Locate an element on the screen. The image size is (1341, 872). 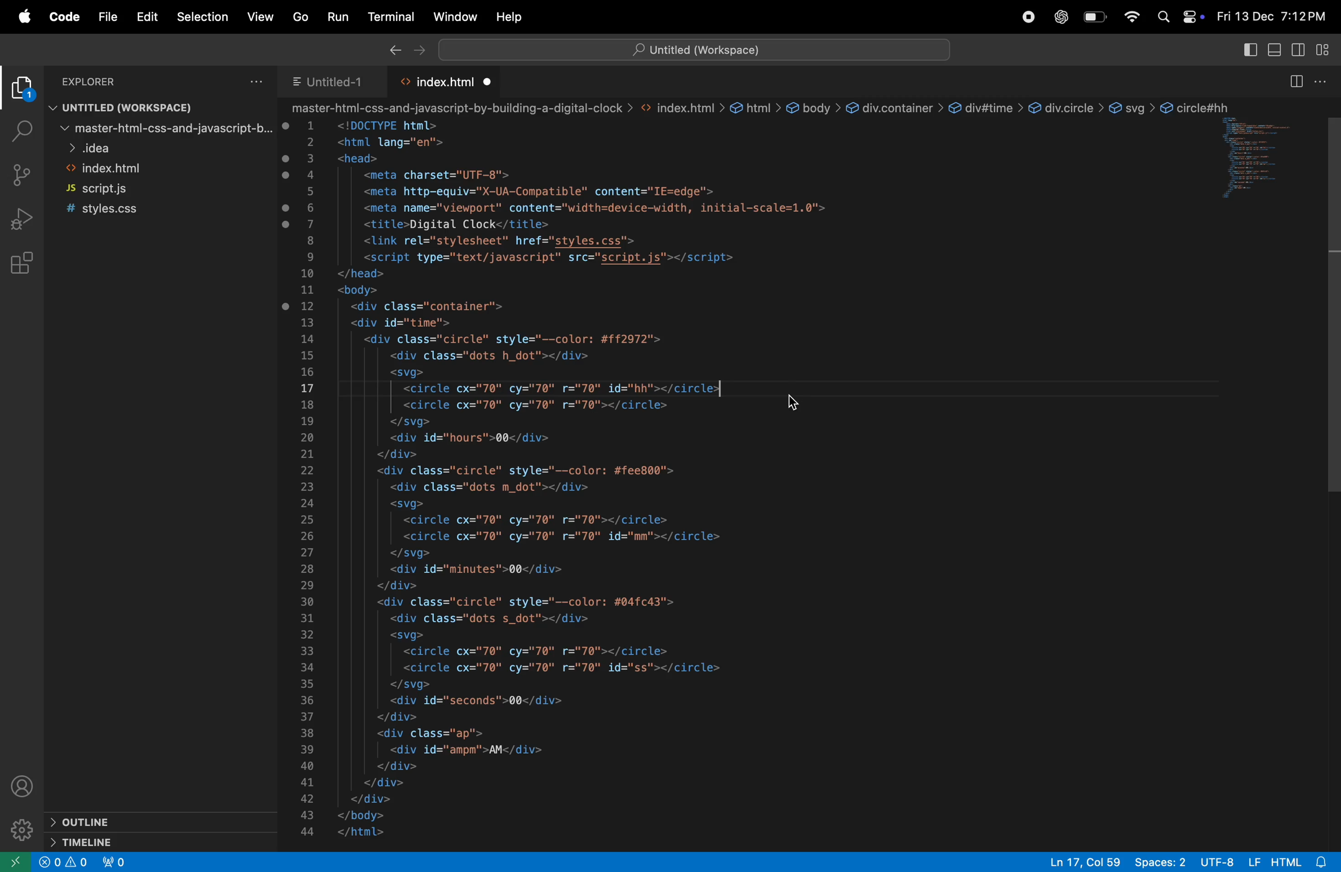
line 21 col 13 is located at coordinates (1086, 861).